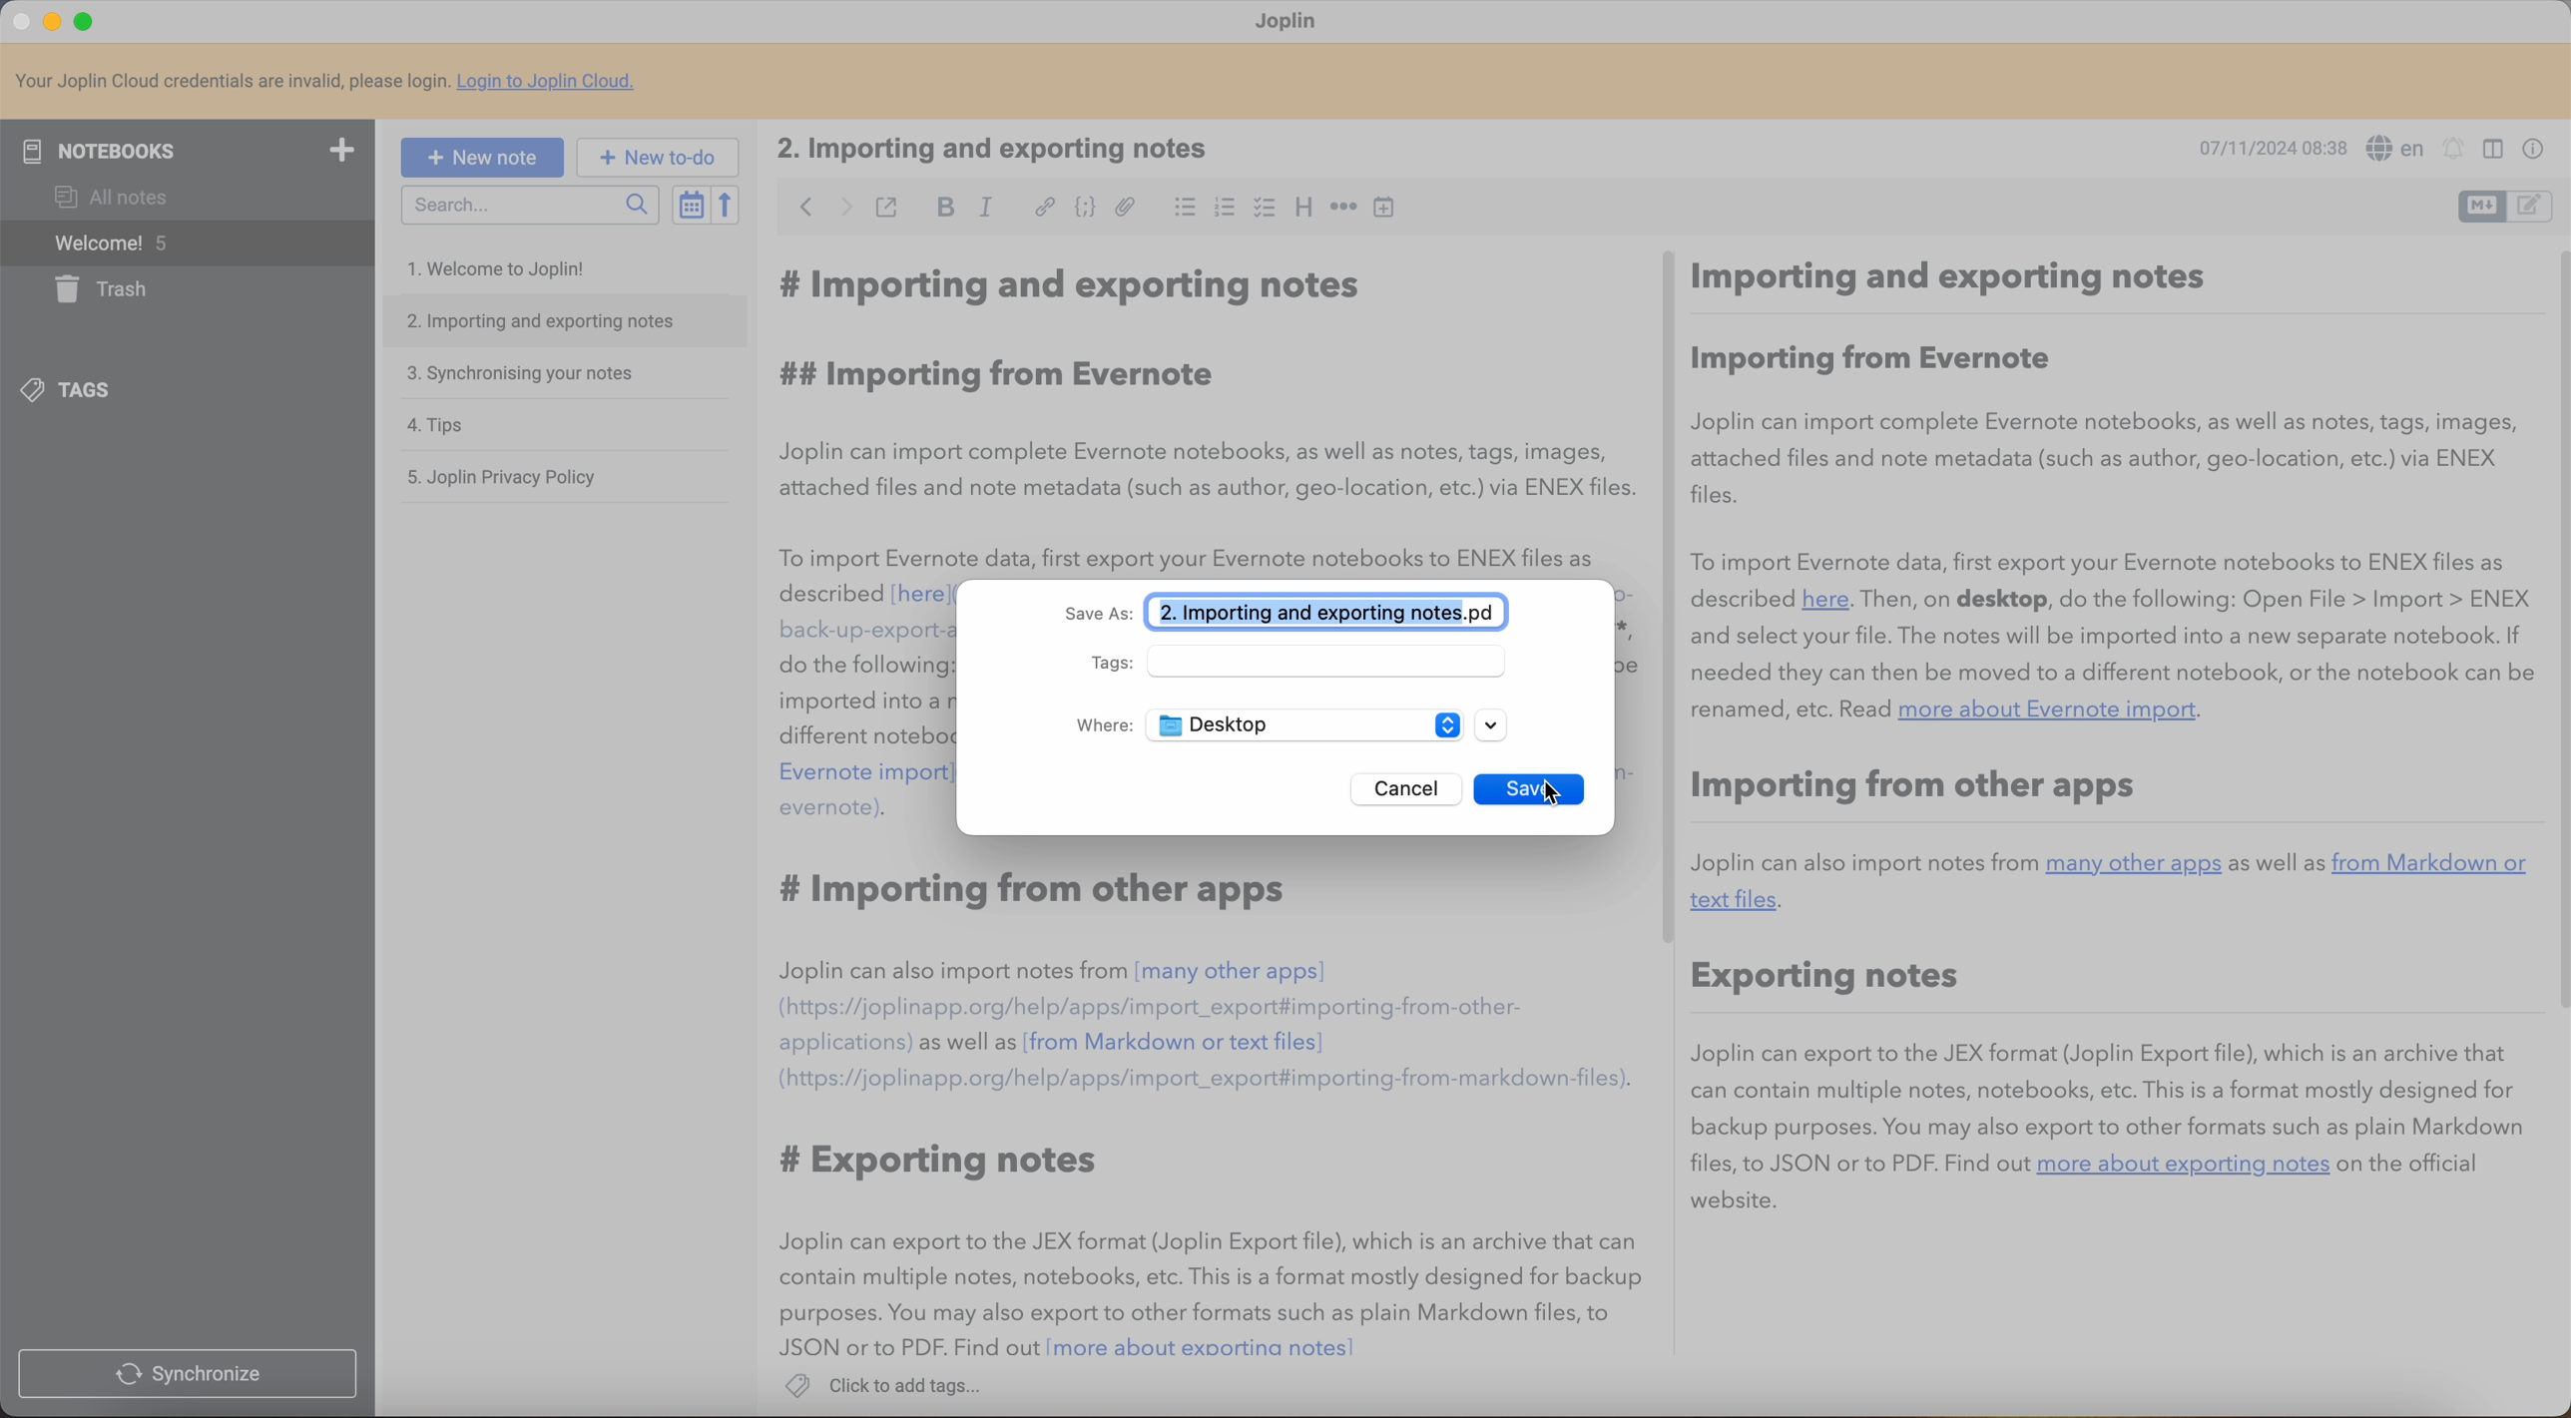 This screenshot has height=1418, width=2571. What do you see at coordinates (664, 157) in the screenshot?
I see `new to-do` at bounding box center [664, 157].